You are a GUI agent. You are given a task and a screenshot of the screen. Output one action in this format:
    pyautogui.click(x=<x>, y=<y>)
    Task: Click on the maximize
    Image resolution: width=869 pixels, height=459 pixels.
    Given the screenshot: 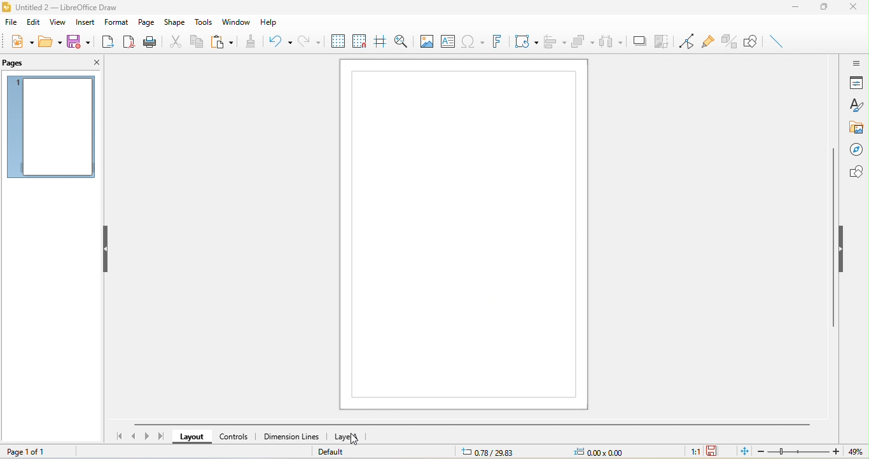 What is the action you would take?
    pyautogui.click(x=823, y=8)
    